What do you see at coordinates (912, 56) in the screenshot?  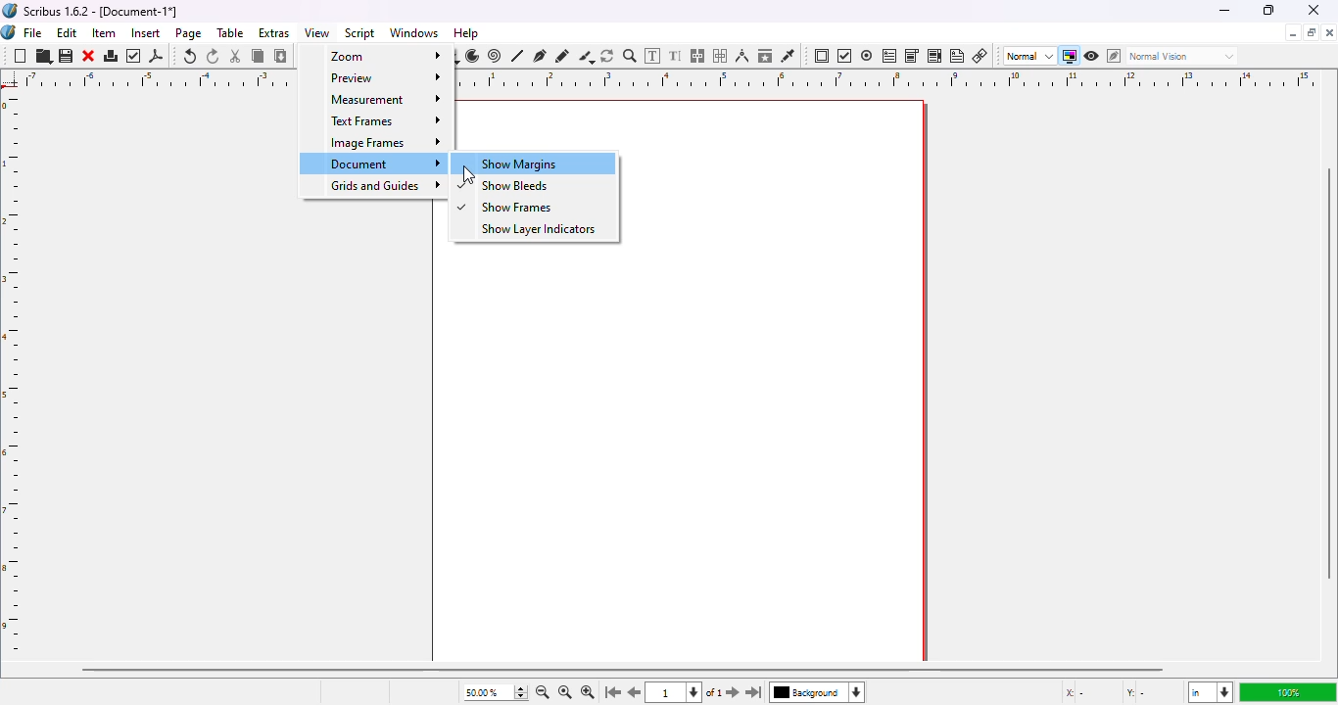 I see `PDF combo box` at bounding box center [912, 56].